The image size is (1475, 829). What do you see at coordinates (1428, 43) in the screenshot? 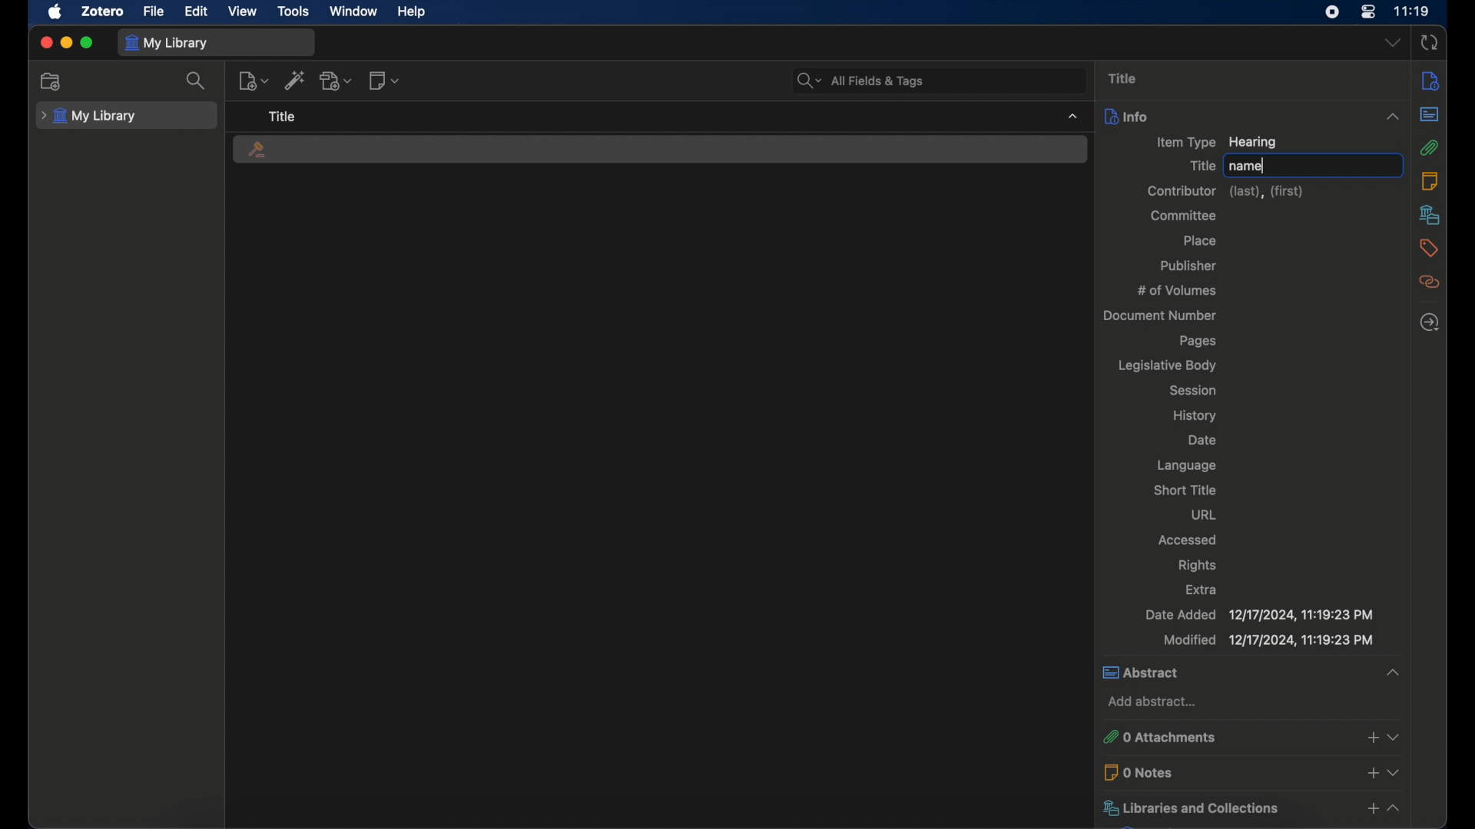
I see `ync` at bounding box center [1428, 43].